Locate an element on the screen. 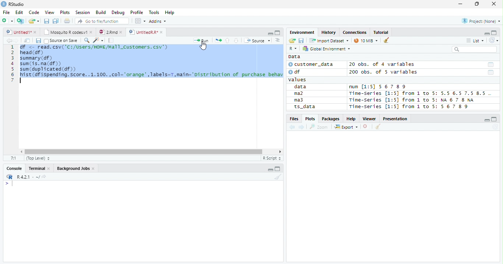  Mosquito T codes.v1 is located at coordinates (68, 32).